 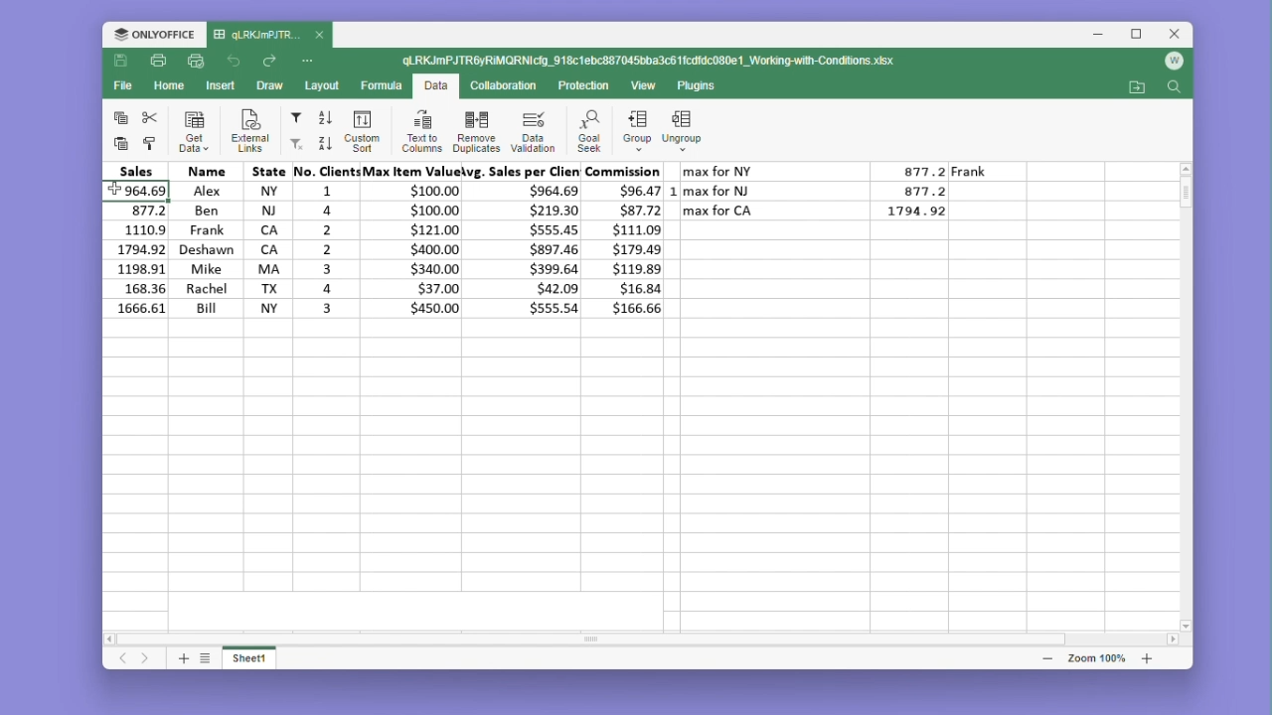 I want to click on add sheet, so click(x=182, y=657).